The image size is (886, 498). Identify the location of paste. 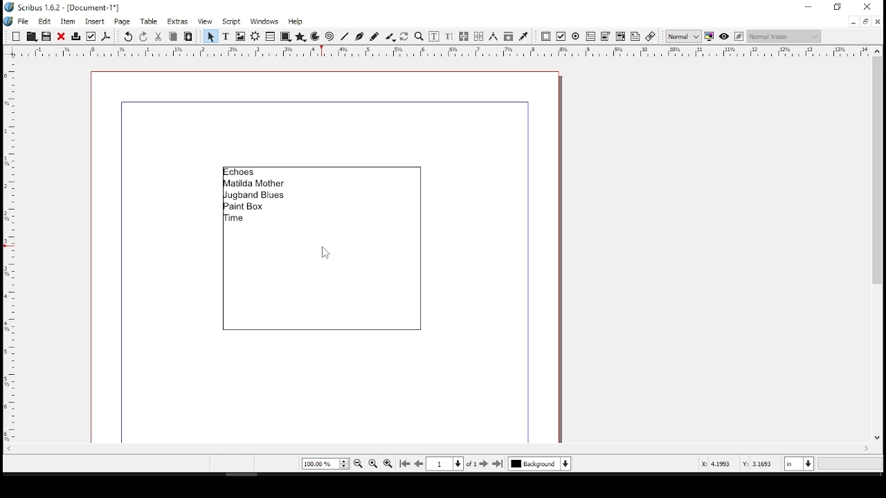
(189, 37).